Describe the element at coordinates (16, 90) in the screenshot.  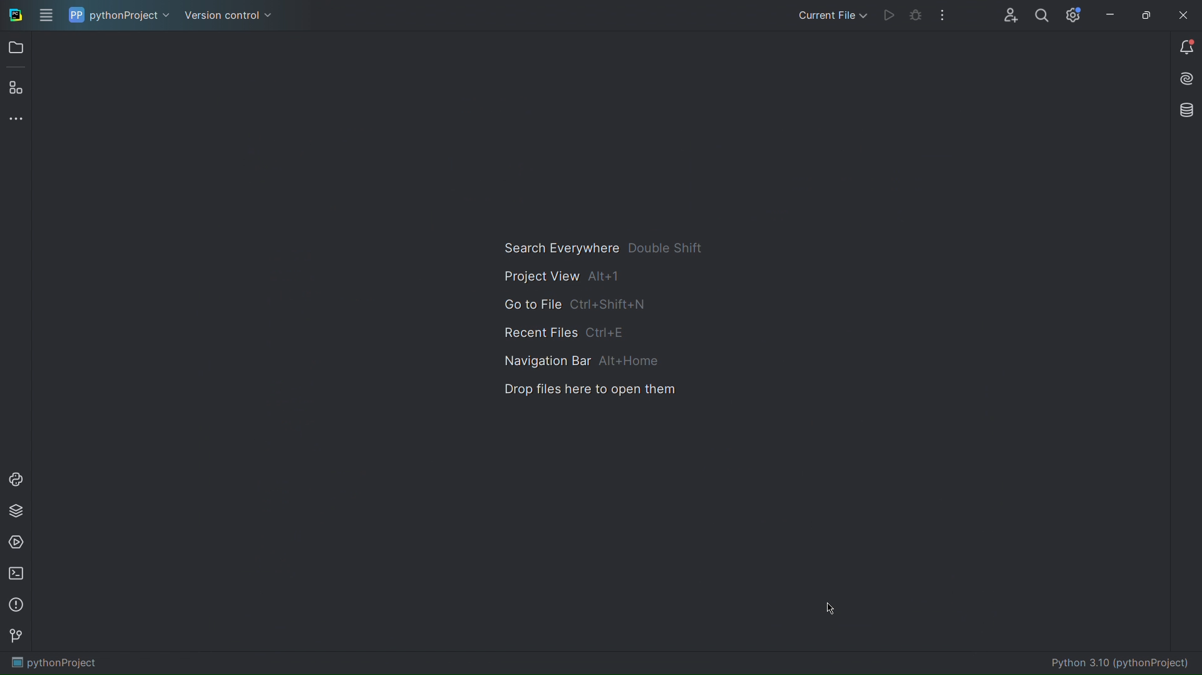
I see `Plugins` at that location.